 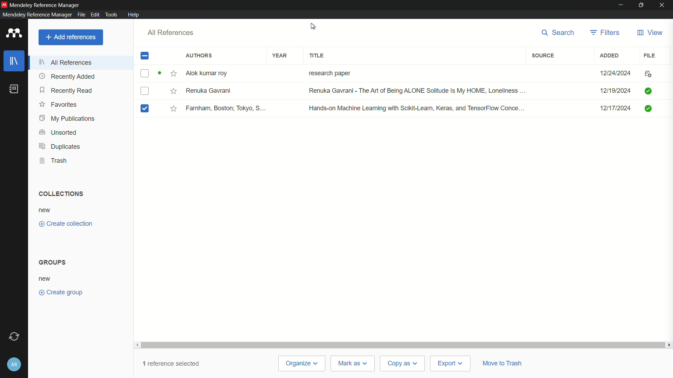 What do you see at coordinates (171, 33) in the screenshot?
I see `all references` at bounding box center [171, 33].